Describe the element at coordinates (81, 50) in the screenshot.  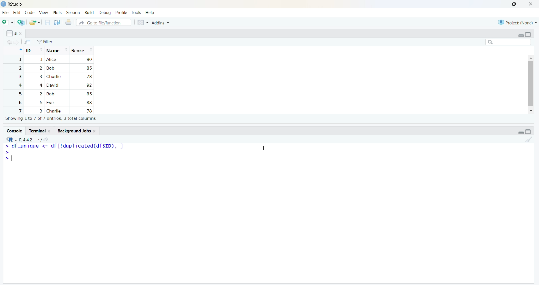
I see `score` at that location.